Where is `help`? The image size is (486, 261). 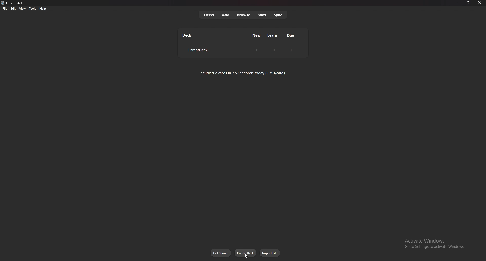 help is located at coordinates (43, 9).